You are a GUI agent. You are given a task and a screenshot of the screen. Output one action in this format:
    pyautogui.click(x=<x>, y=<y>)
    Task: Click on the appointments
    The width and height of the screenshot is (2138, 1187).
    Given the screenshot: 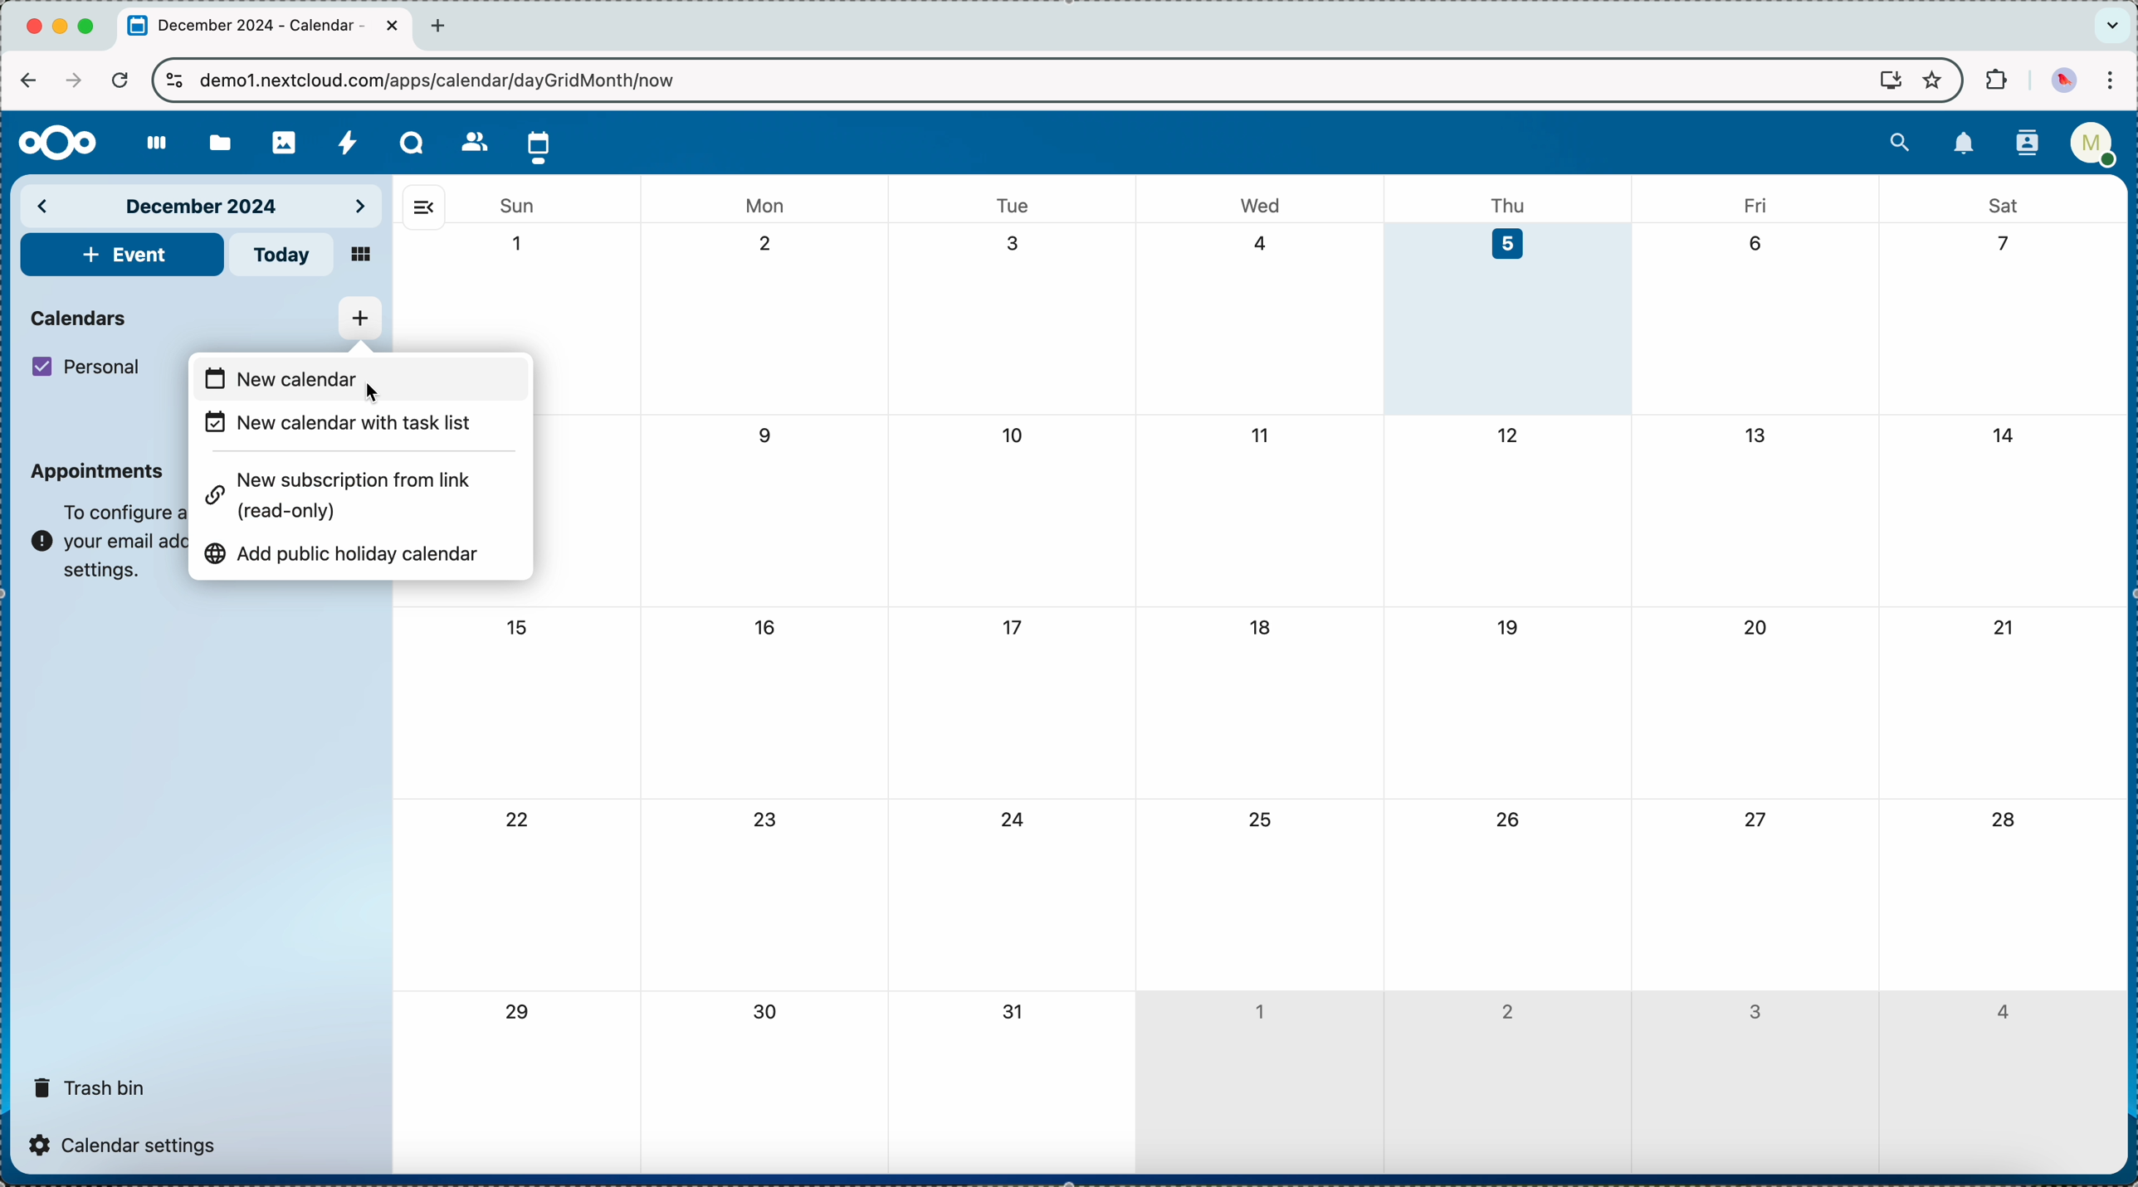 What is the action you would take?
    pyautogui.click(x=99, y=471)
    